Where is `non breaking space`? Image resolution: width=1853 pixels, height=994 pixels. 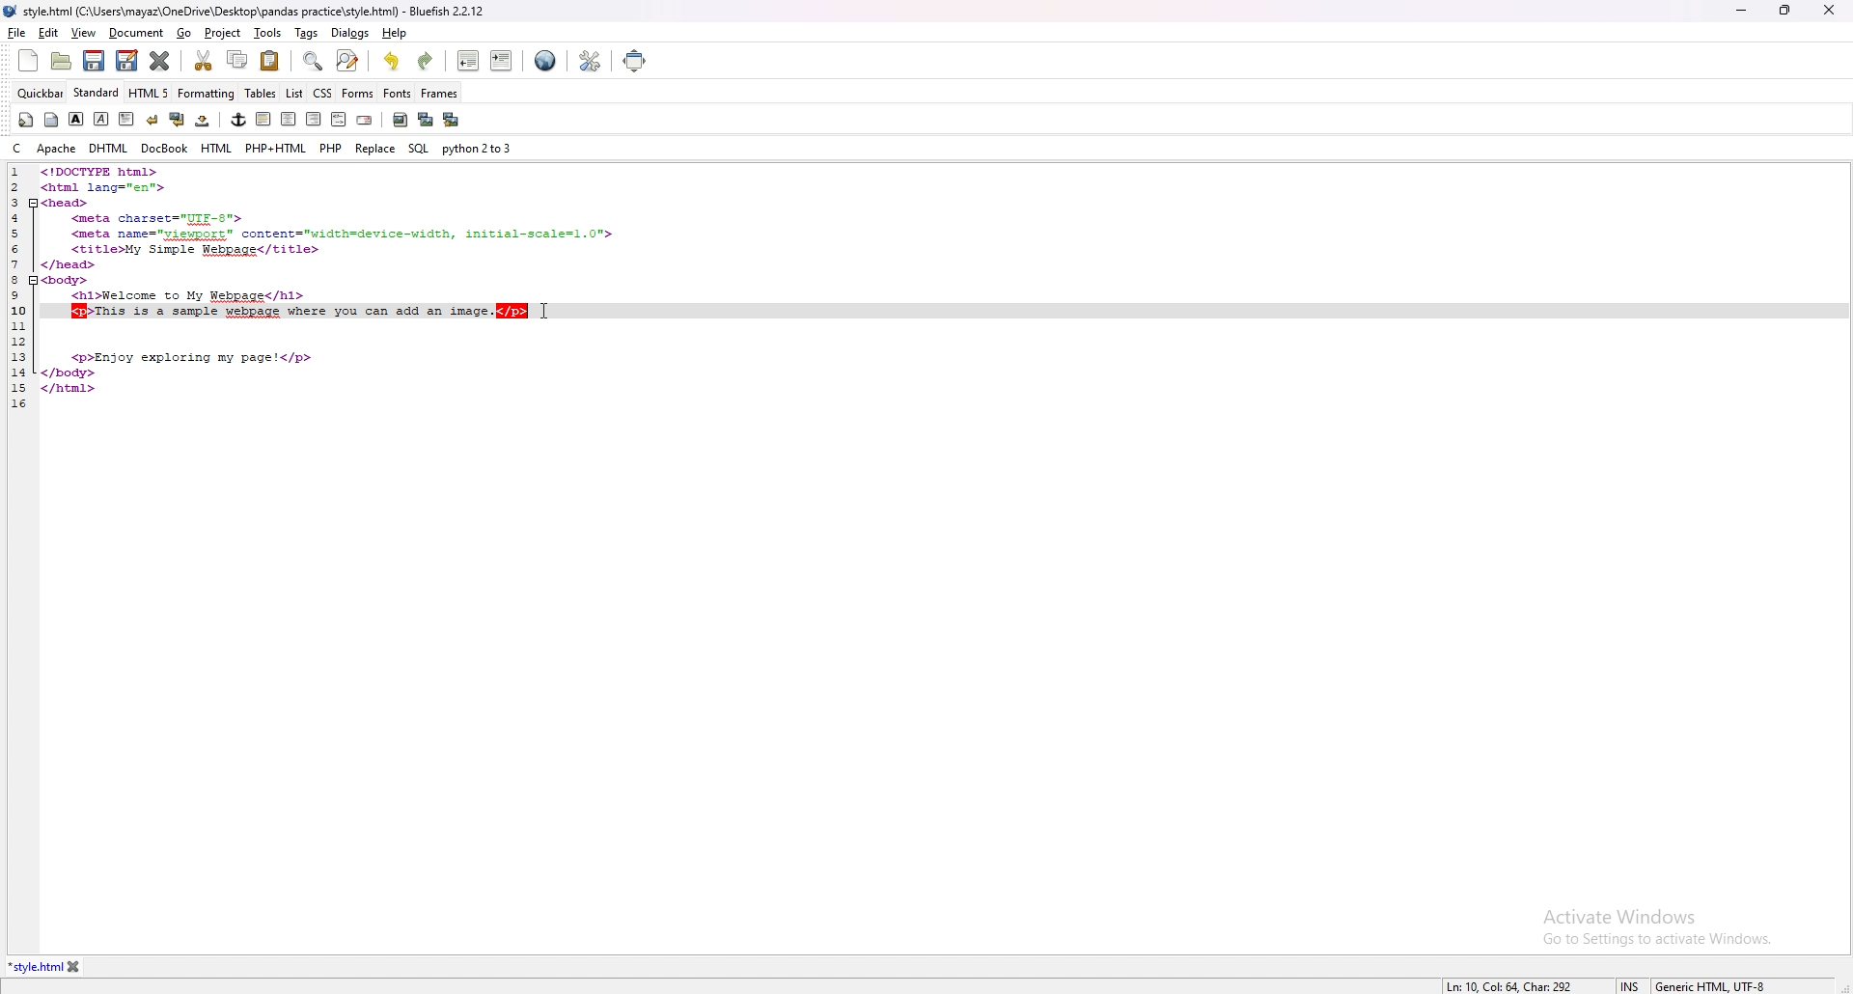 non breaking space is located at coordinates (203, 120).